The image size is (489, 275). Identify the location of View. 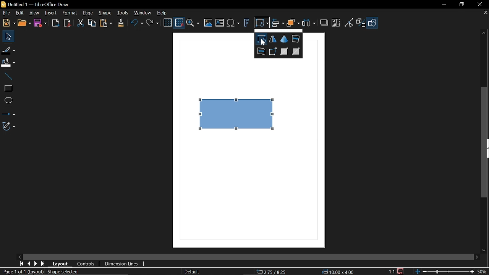
(33, 13).